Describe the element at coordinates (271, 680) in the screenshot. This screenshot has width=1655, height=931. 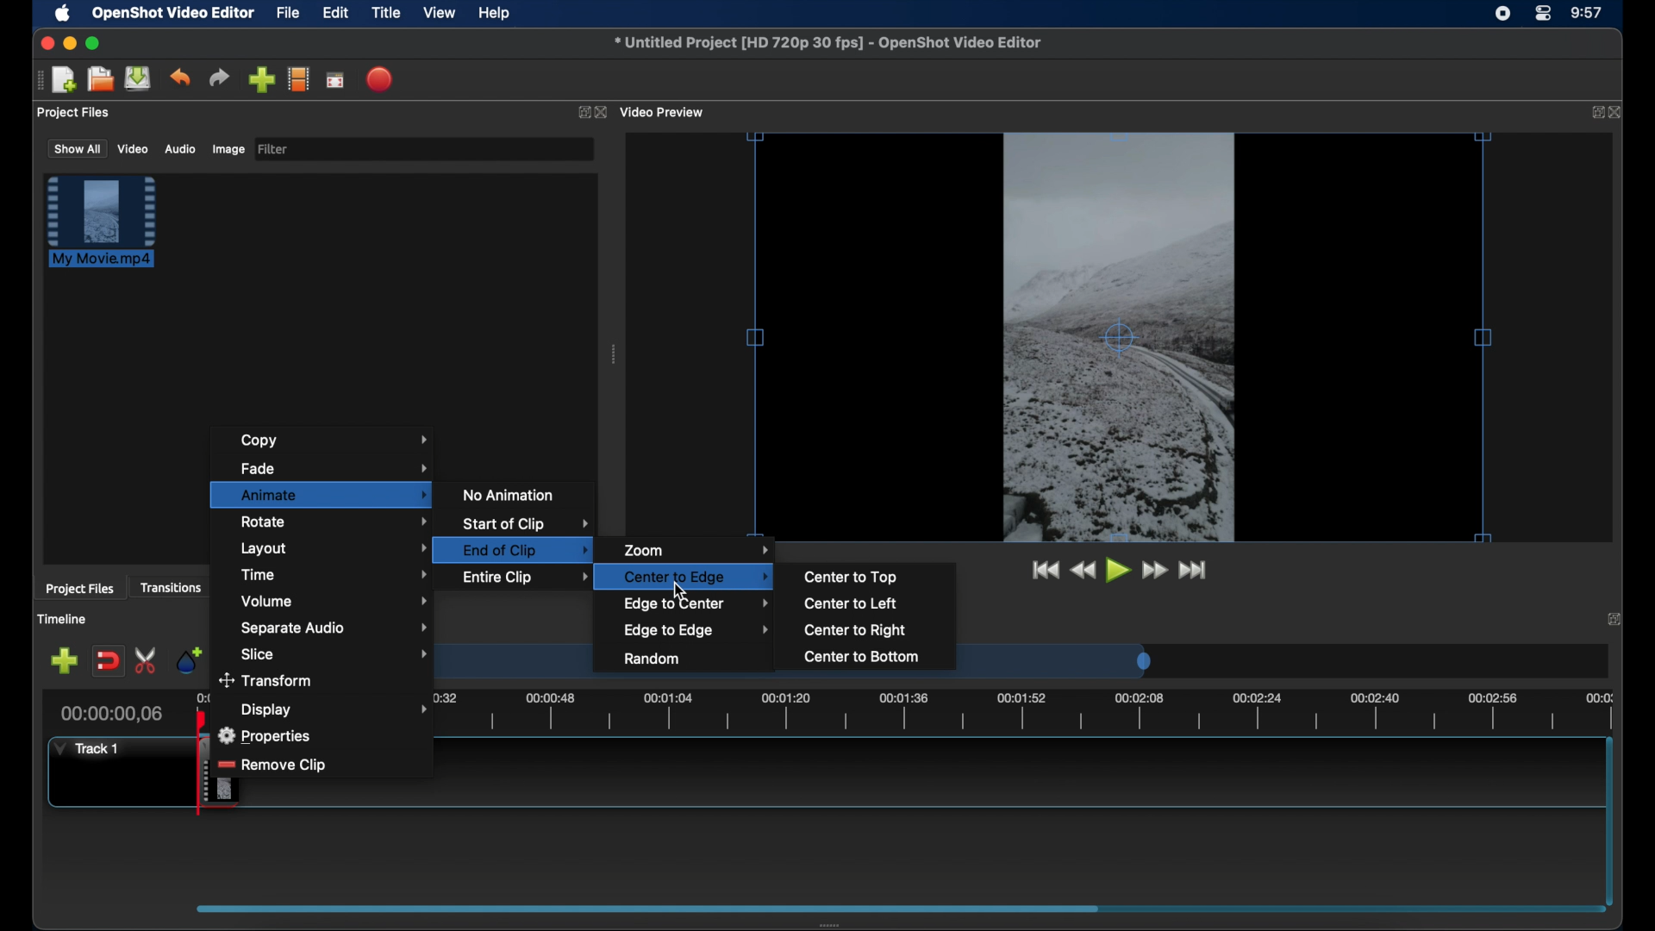
I see `transform` at that location.